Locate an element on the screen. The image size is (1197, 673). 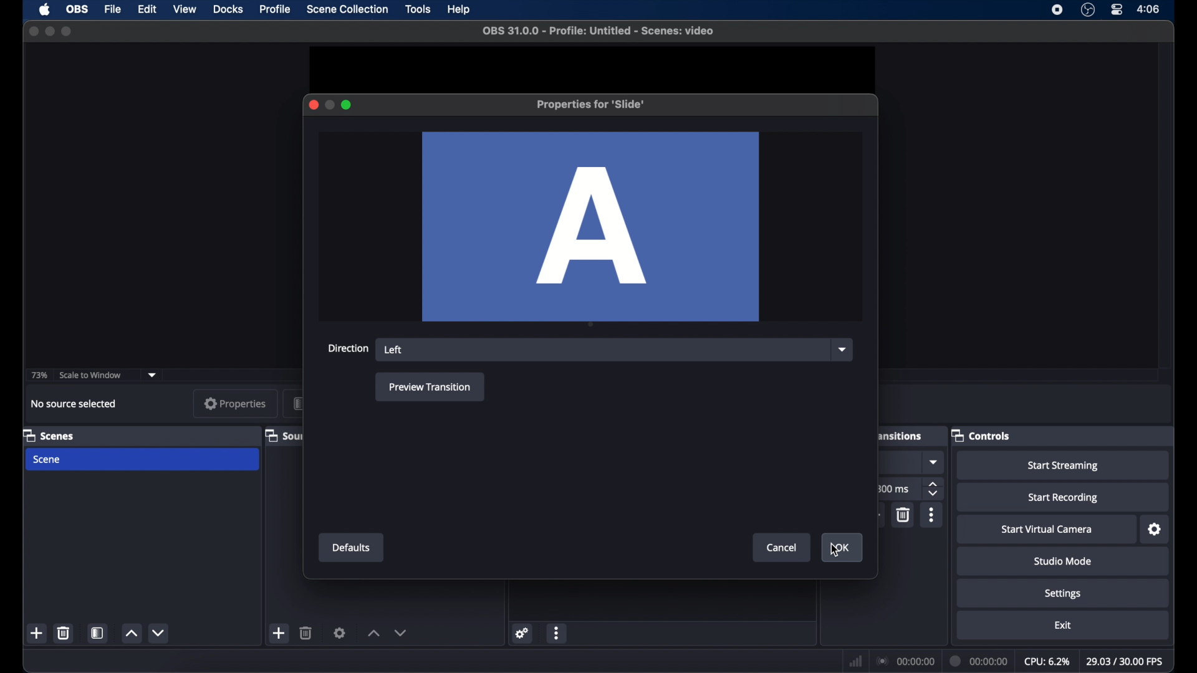
dropdown is located at coordinates (843, 350).